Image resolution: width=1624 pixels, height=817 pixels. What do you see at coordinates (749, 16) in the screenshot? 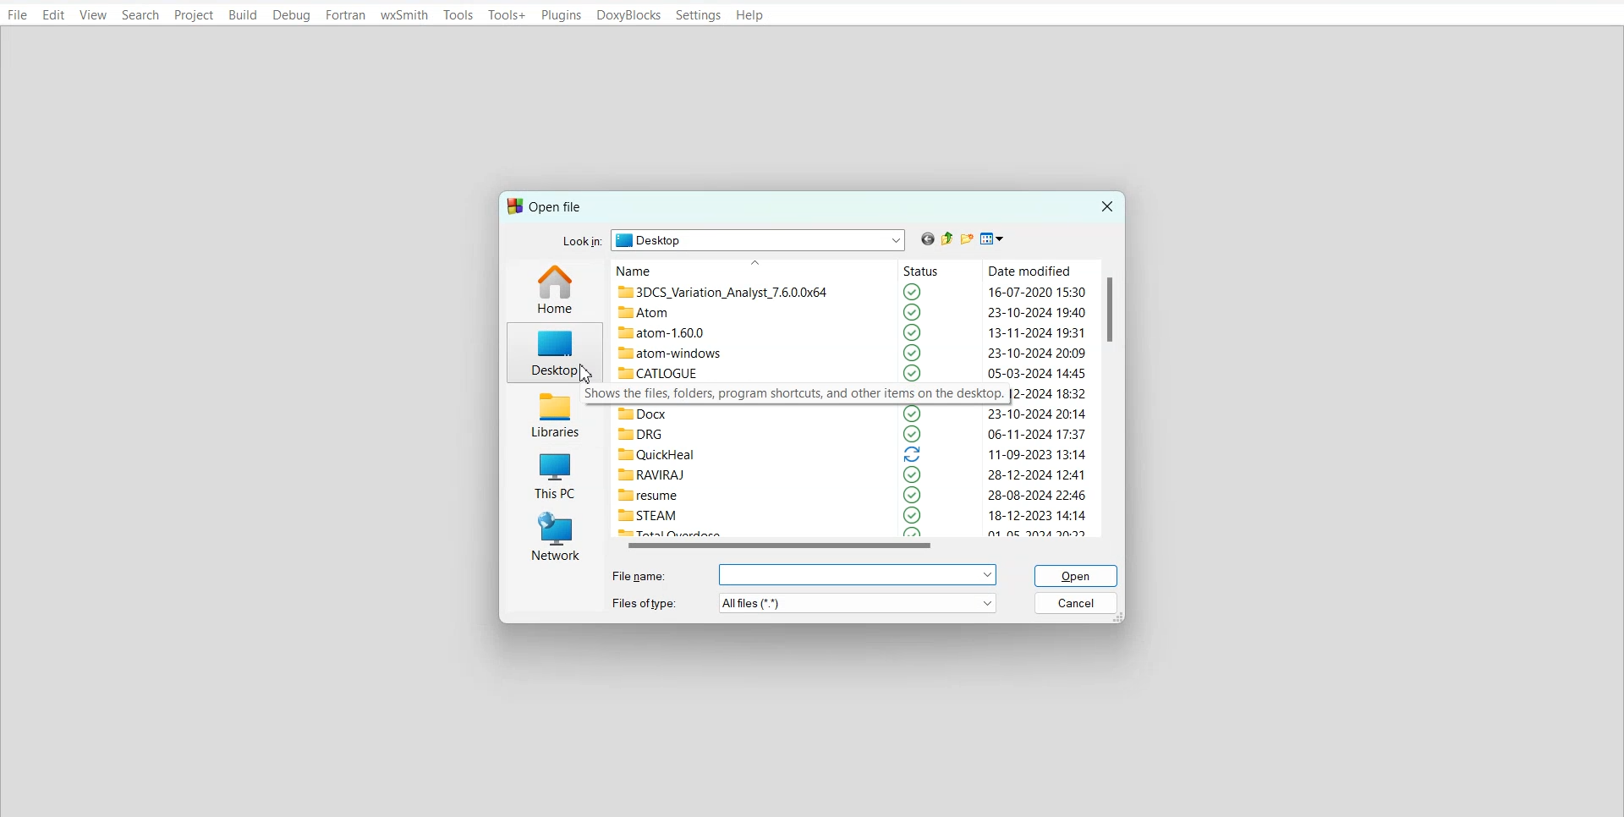
I see `Help` at bounding box center [749, 16].